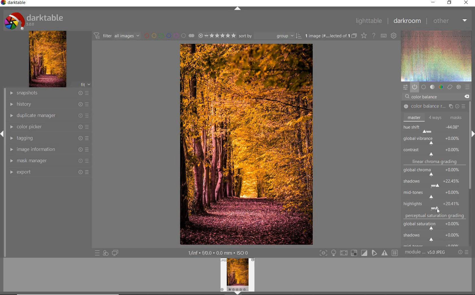 This screenshot has width=475, height=295. I want to click on history, so click(49, 104).